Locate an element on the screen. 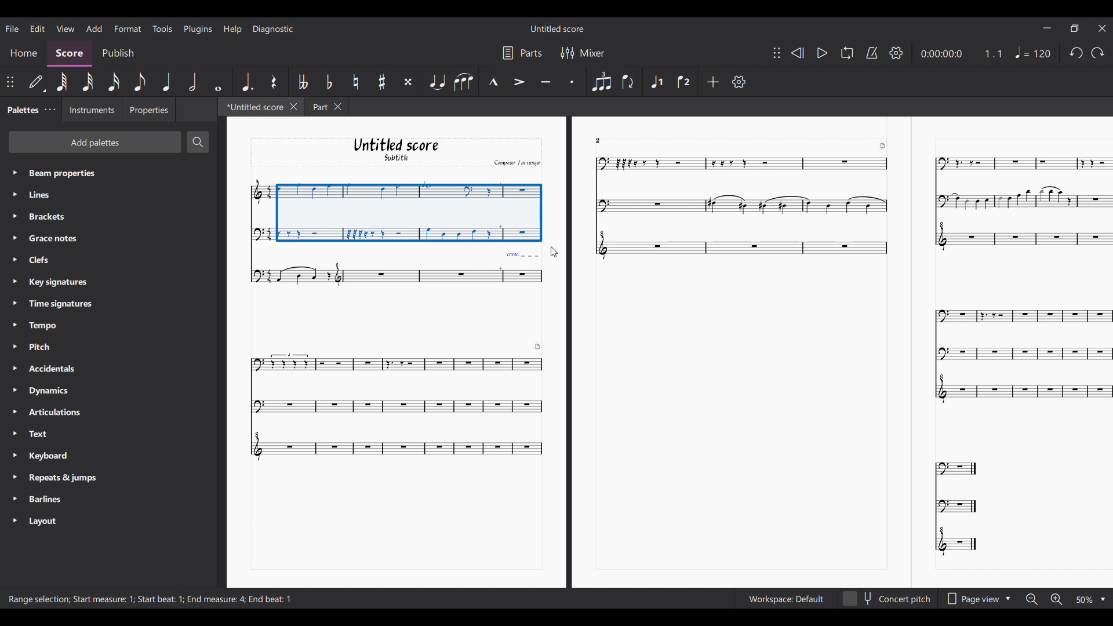  Text is located at coordinates (54, 434).